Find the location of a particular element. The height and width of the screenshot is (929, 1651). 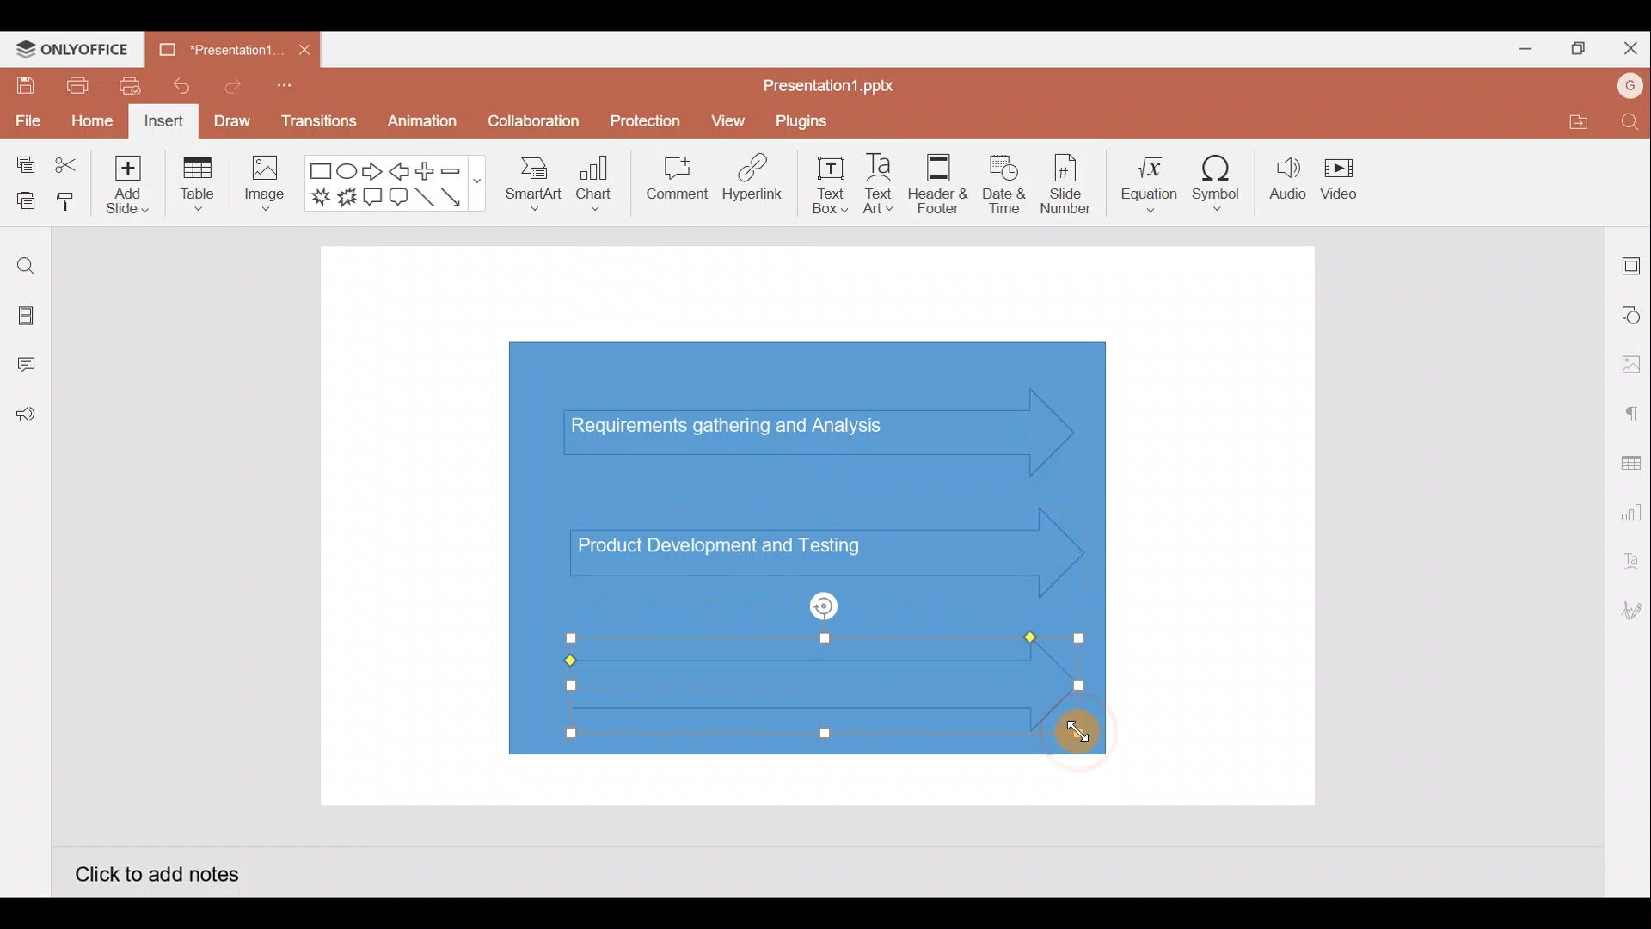

Add slide is located at coordinates (125, 181).